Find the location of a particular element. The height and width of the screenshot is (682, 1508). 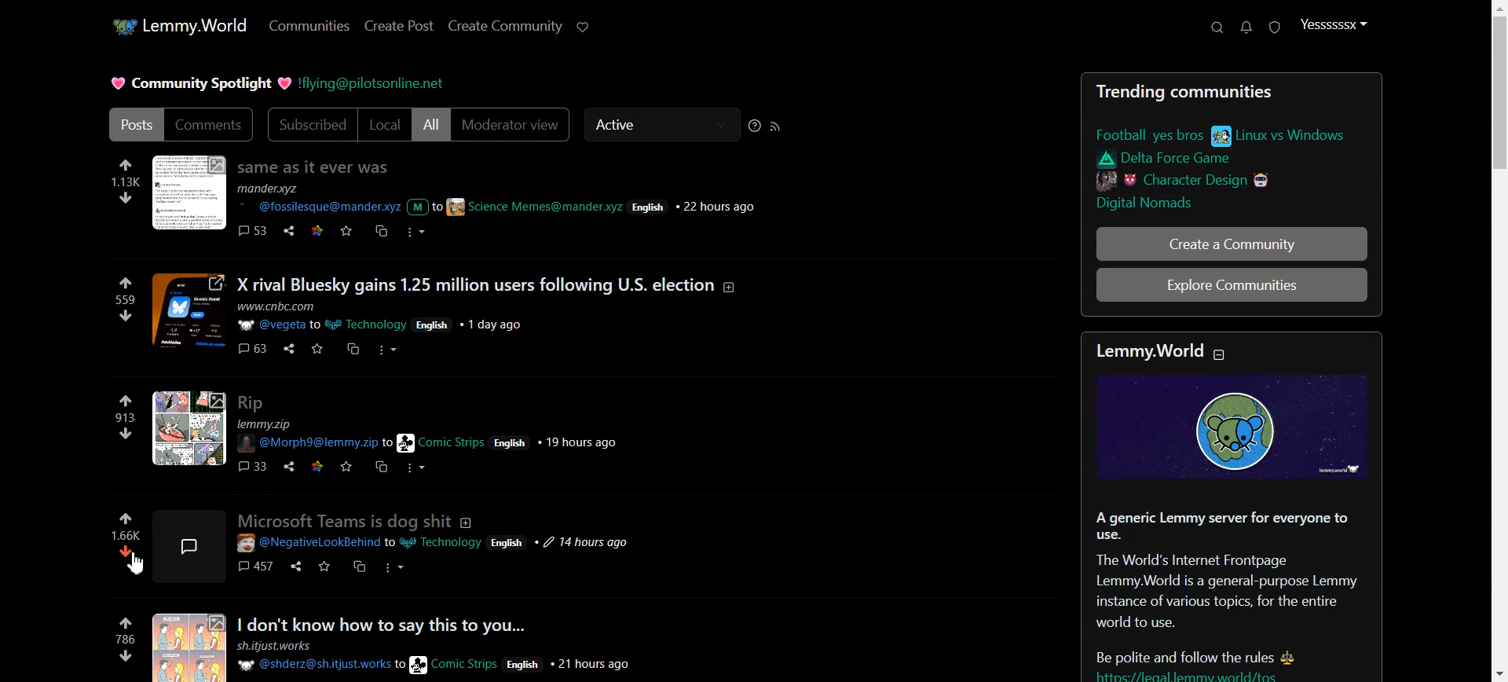

All is located at coordinates (431, 125).